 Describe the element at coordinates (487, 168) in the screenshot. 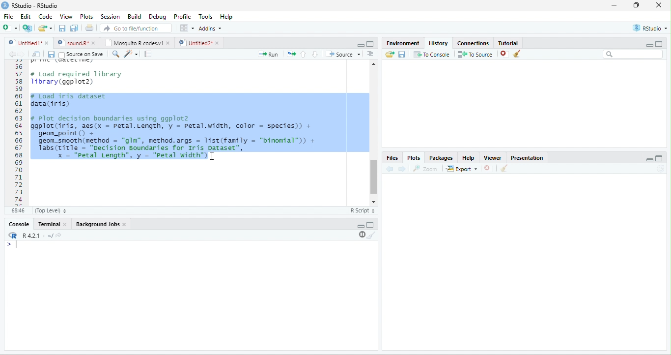

I see `close` at that location.